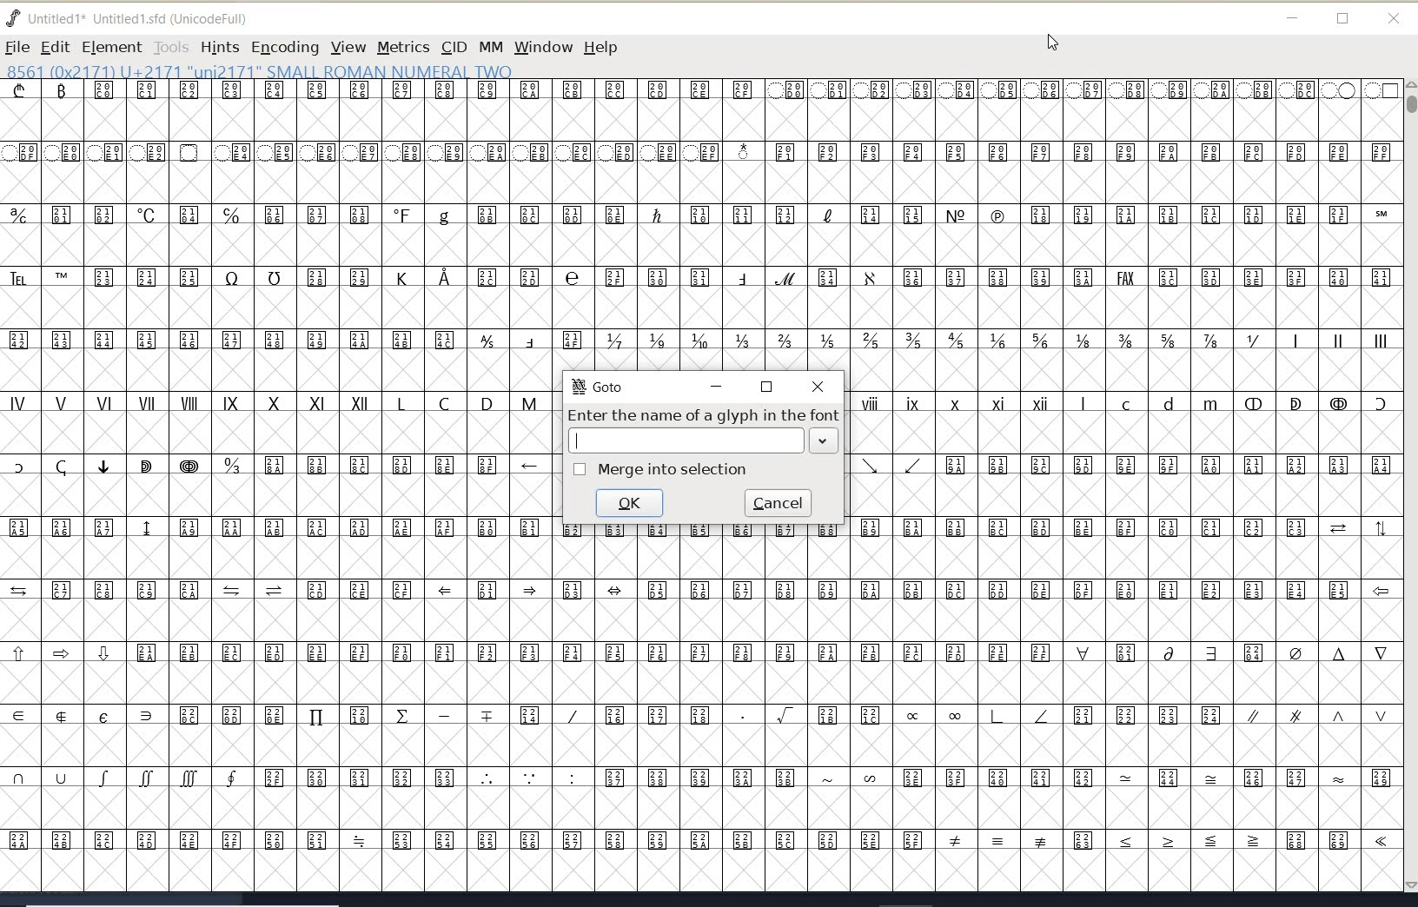 This screenshot has width=1418, height=907. Describe the element at coordinates (111, 47) in the screenshot. I see `ELEMENT` at that location.